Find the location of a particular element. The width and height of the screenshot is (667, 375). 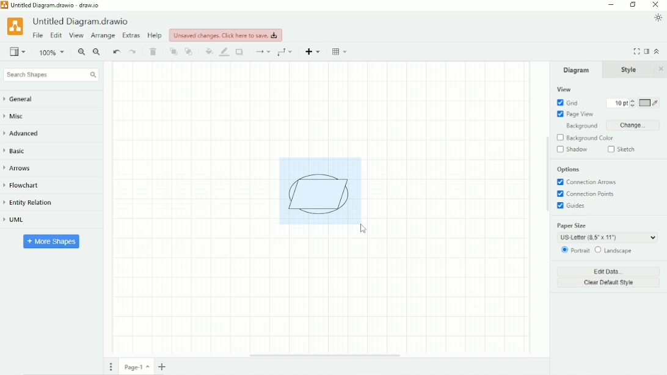

Diagram is located at coordinates (577, 70).